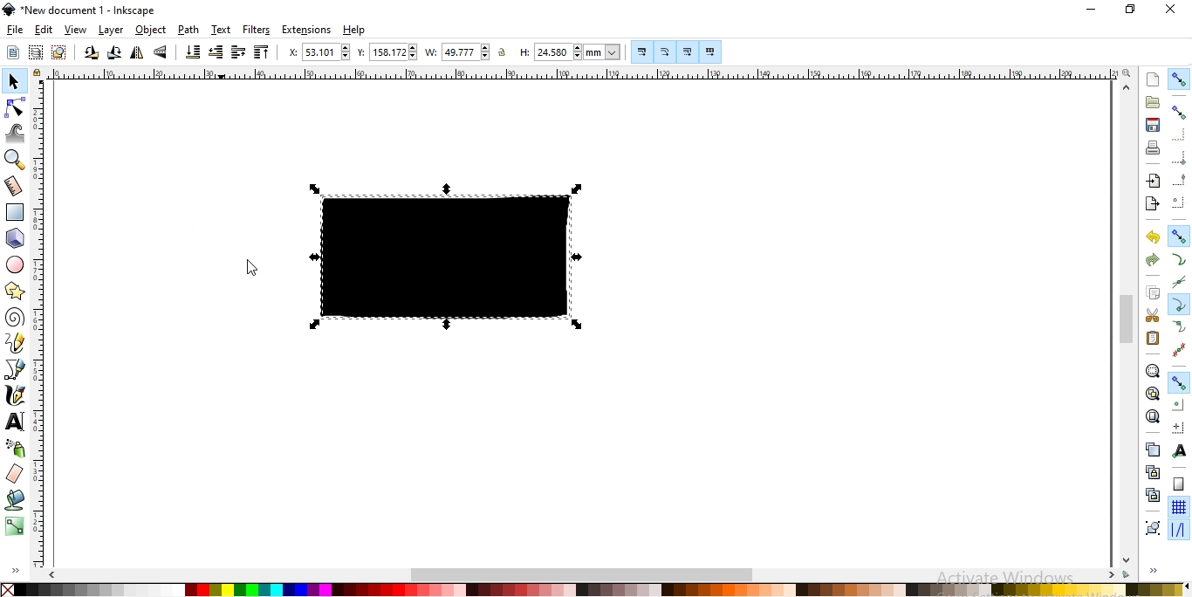  Describe the element at coordinates (583, 576) in the screenshot. I see `scrollbar` at that location.